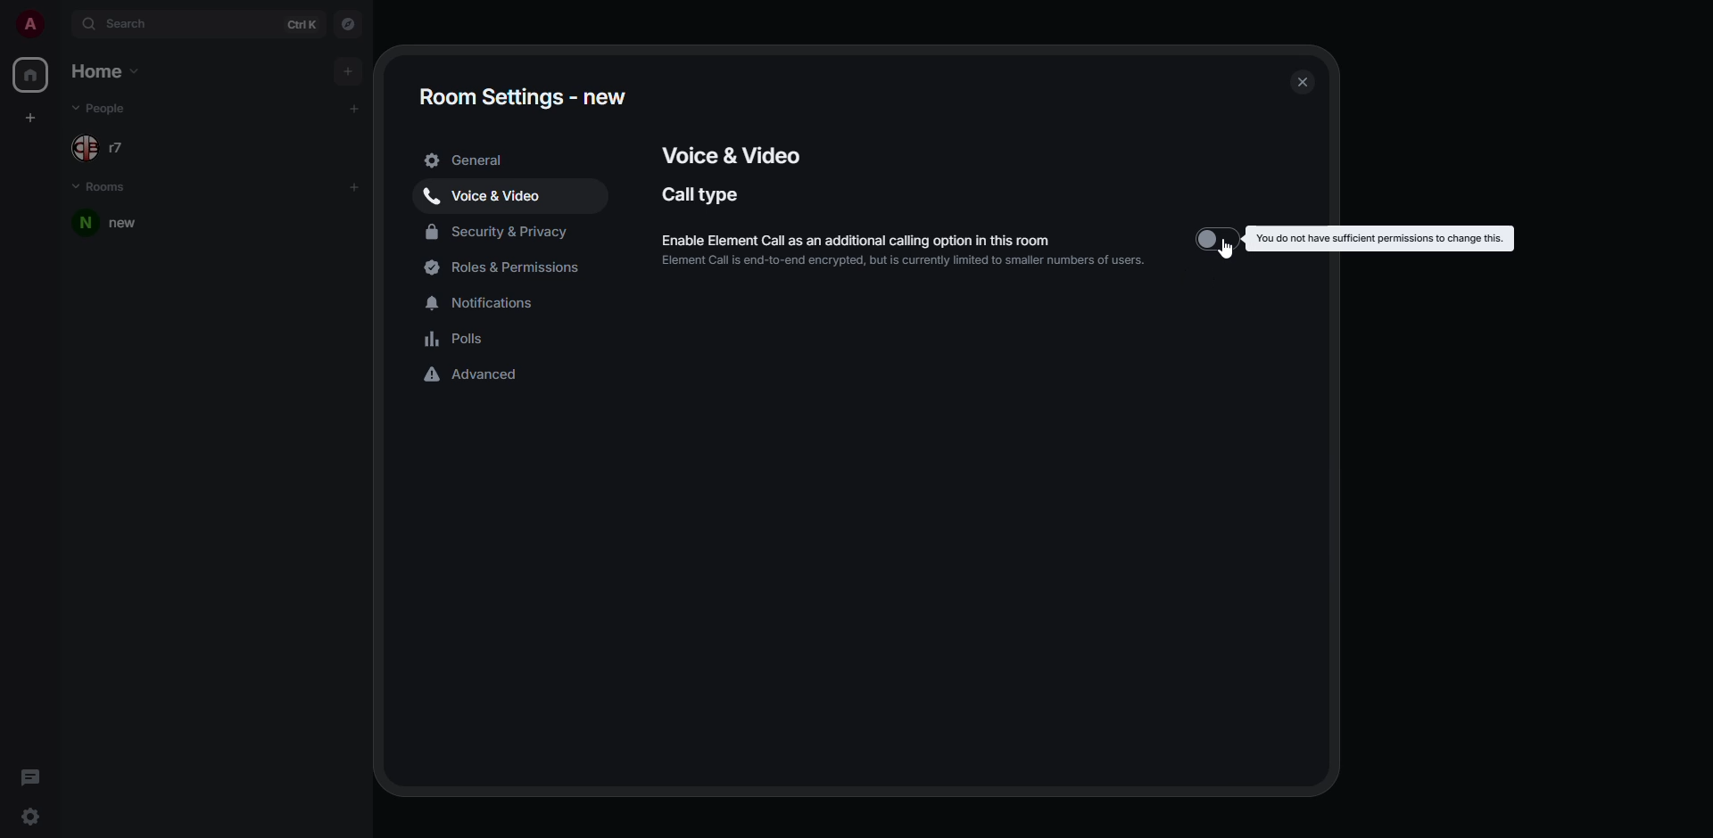 The image size is (1713, 838). I want to click on room options, so click(364, 225).